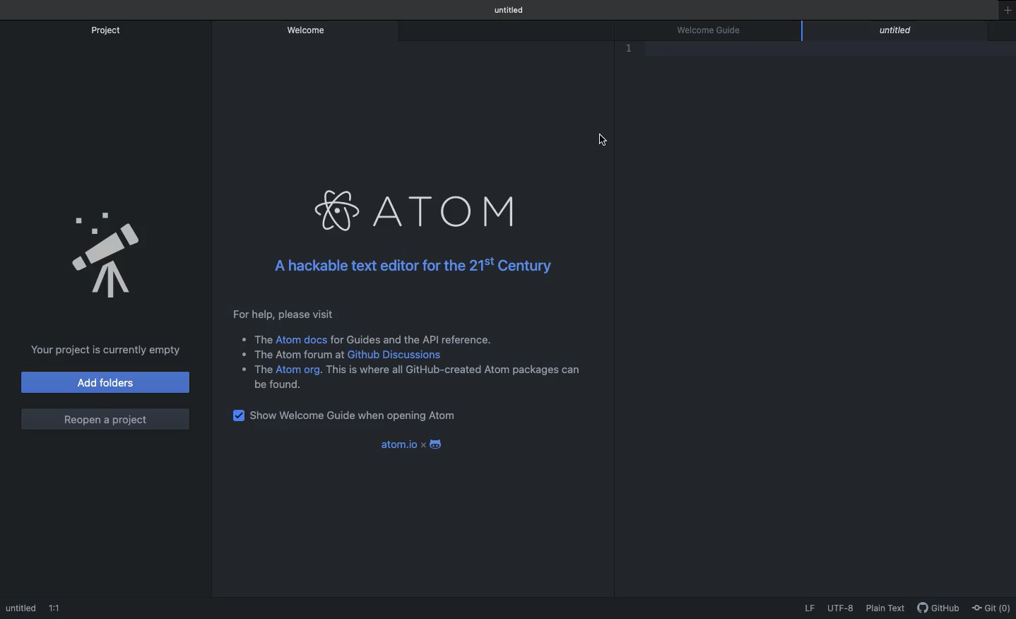 The height and width of the screenshot is (619, 1016). What do you see at coordinates (940, 606) in the screenshot?
I see `GitHub` at bounding box center [940, 606].